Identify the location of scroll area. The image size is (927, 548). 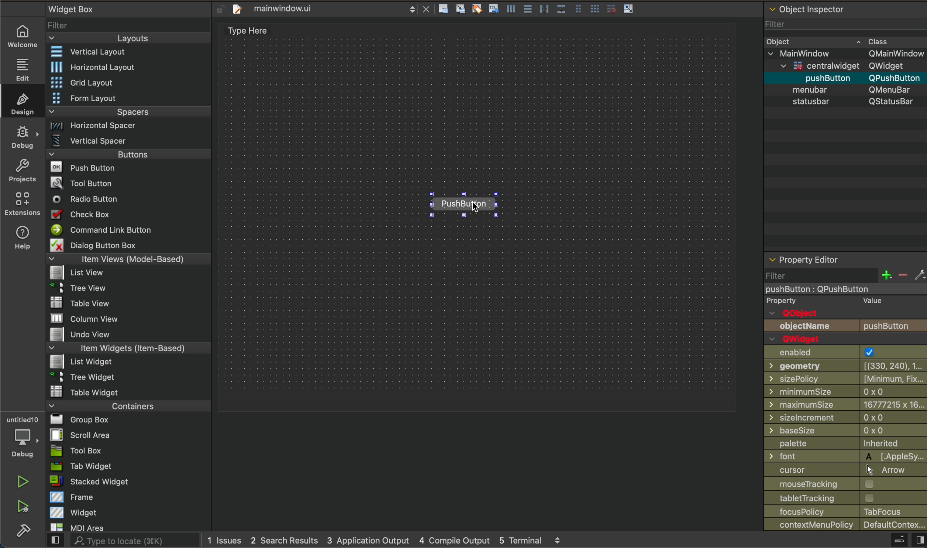
(130, 437).